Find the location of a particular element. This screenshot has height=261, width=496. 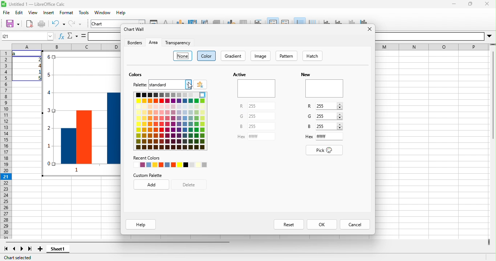

horizontal grids is located at coordinates (300, 21).